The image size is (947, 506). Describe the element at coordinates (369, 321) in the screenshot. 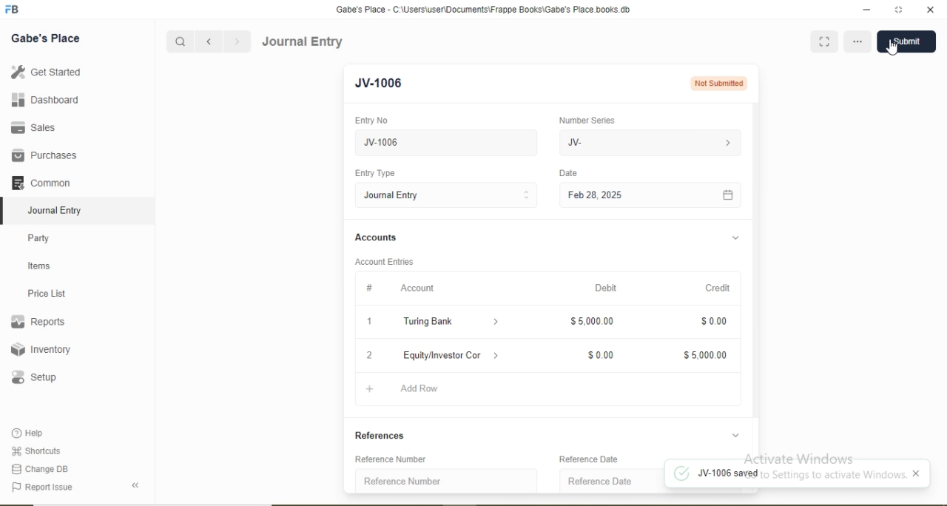

I see `1` at that location.